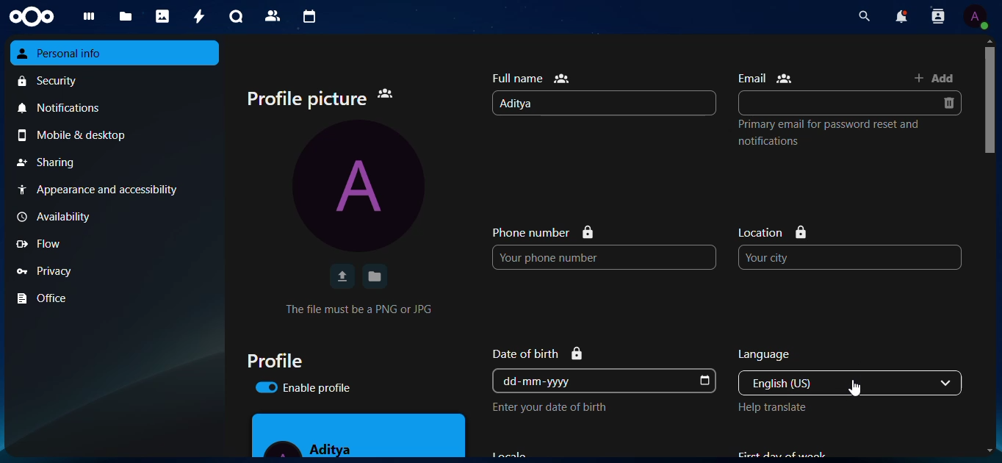  What do you see at coordinates (544, 381) in the screenshot?
I see `ddmmyyyy` at bounding box center [544, 381].